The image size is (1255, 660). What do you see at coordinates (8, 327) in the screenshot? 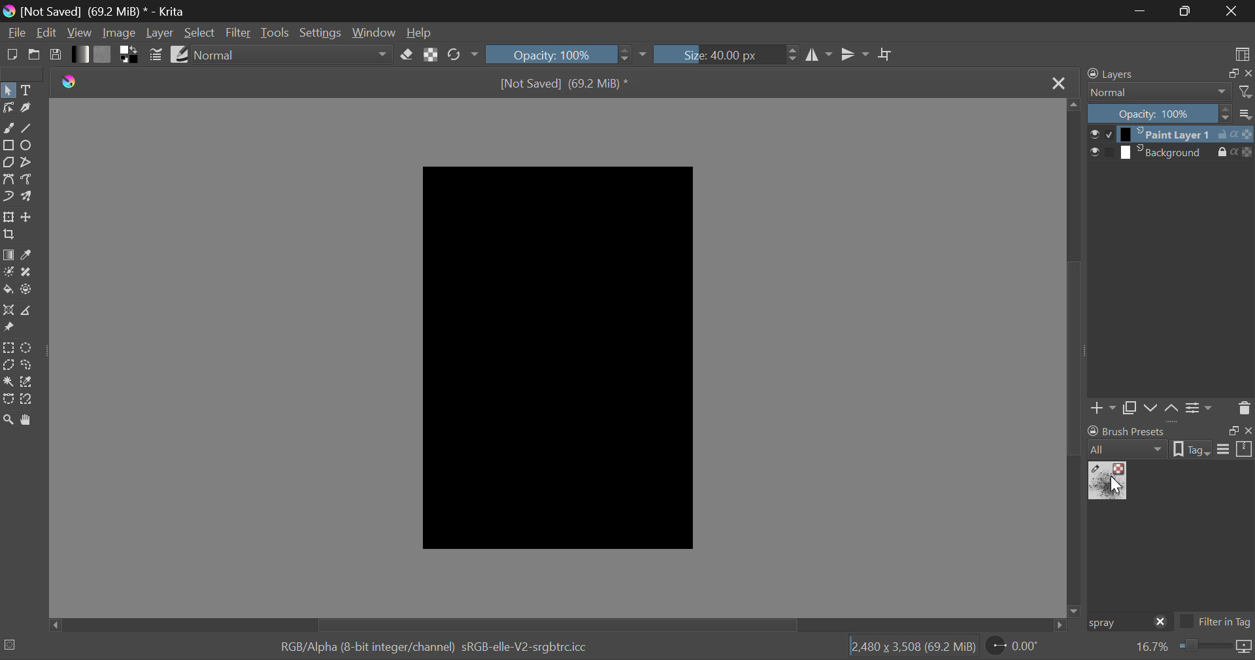
I see `Reference Images` at bounding box center [8, 327].